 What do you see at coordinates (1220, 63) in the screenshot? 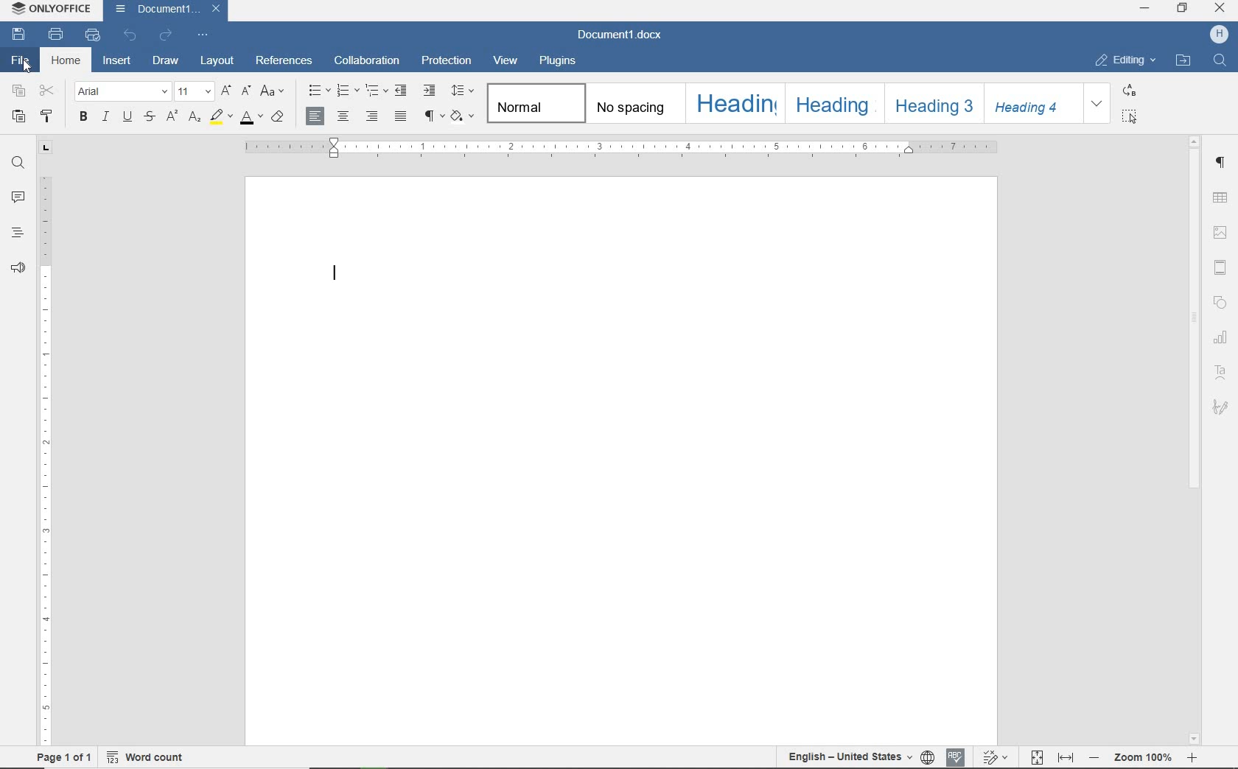
I see `find` at bounding box center [1220, 63].